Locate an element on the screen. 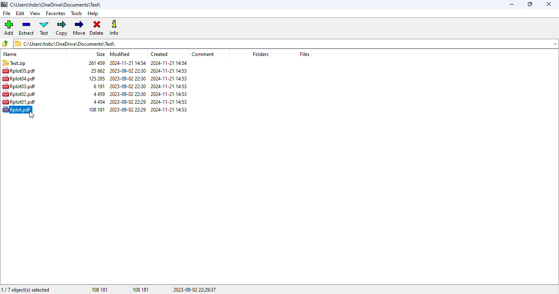 Image resolution: width=559 pixels, height=294 pixels.  2024-11-21 14:53 is located at coordinates (170, 71).